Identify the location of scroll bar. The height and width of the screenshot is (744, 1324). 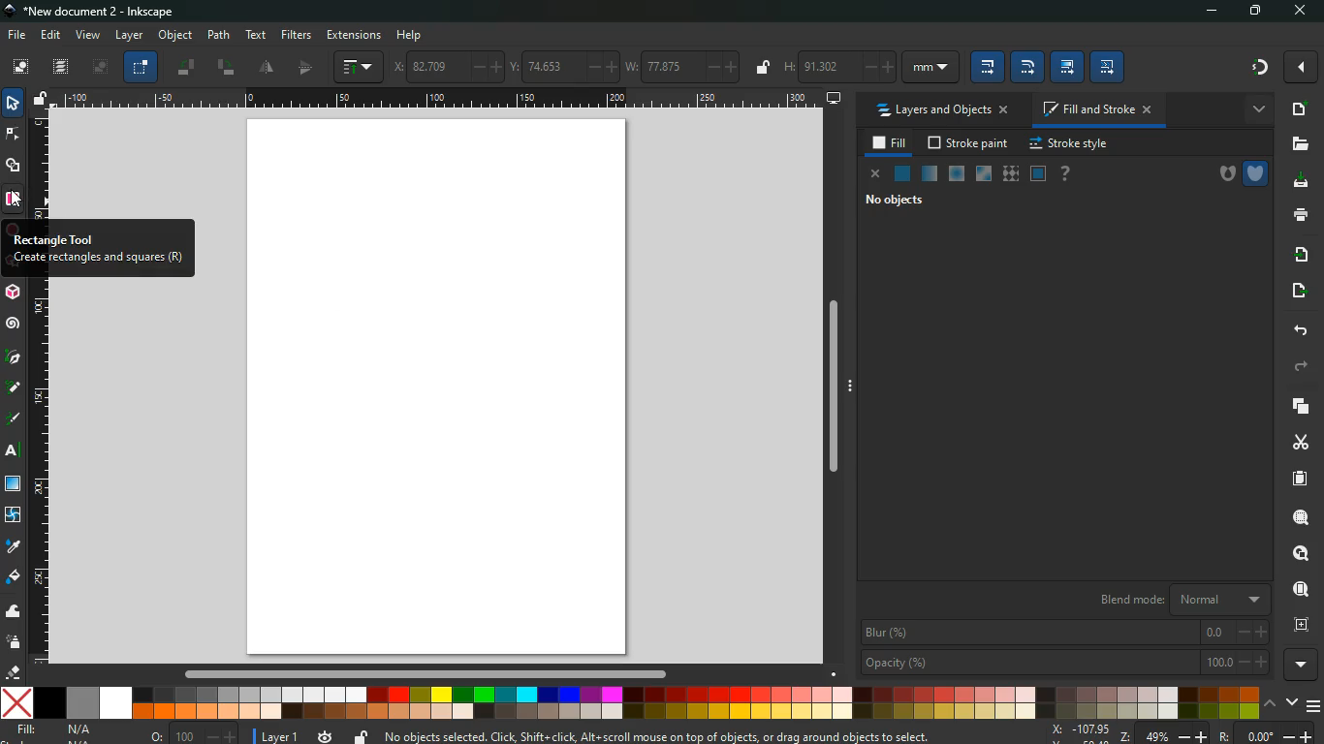
(421, 674).